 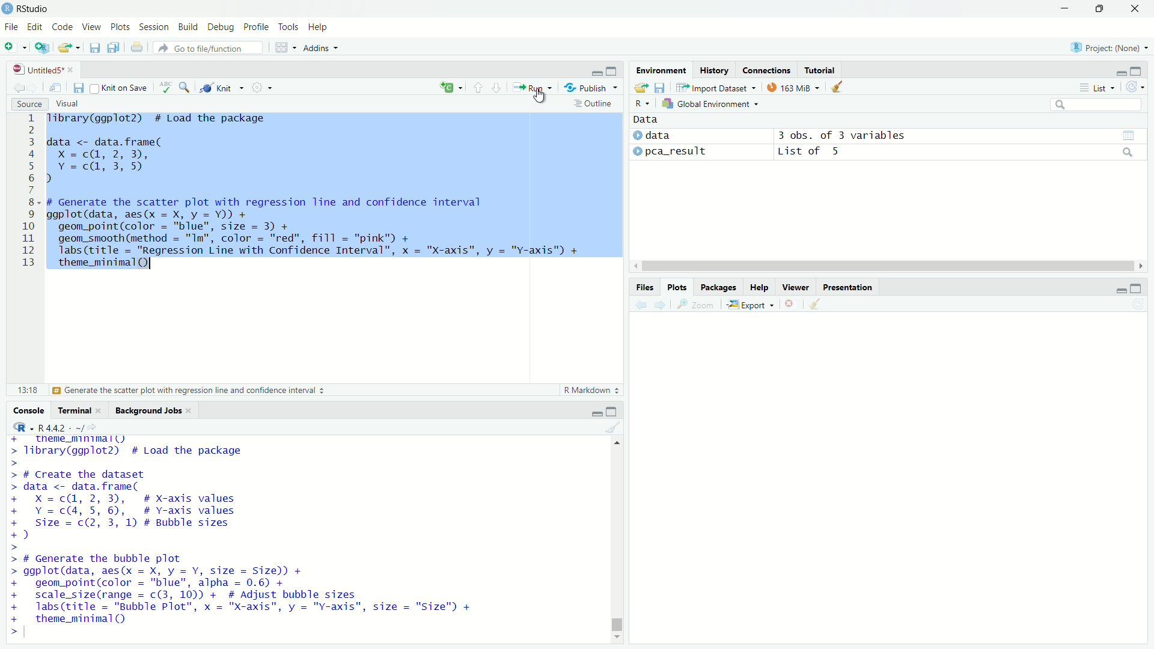 I want to click on New file, so click(x=14, y=46).